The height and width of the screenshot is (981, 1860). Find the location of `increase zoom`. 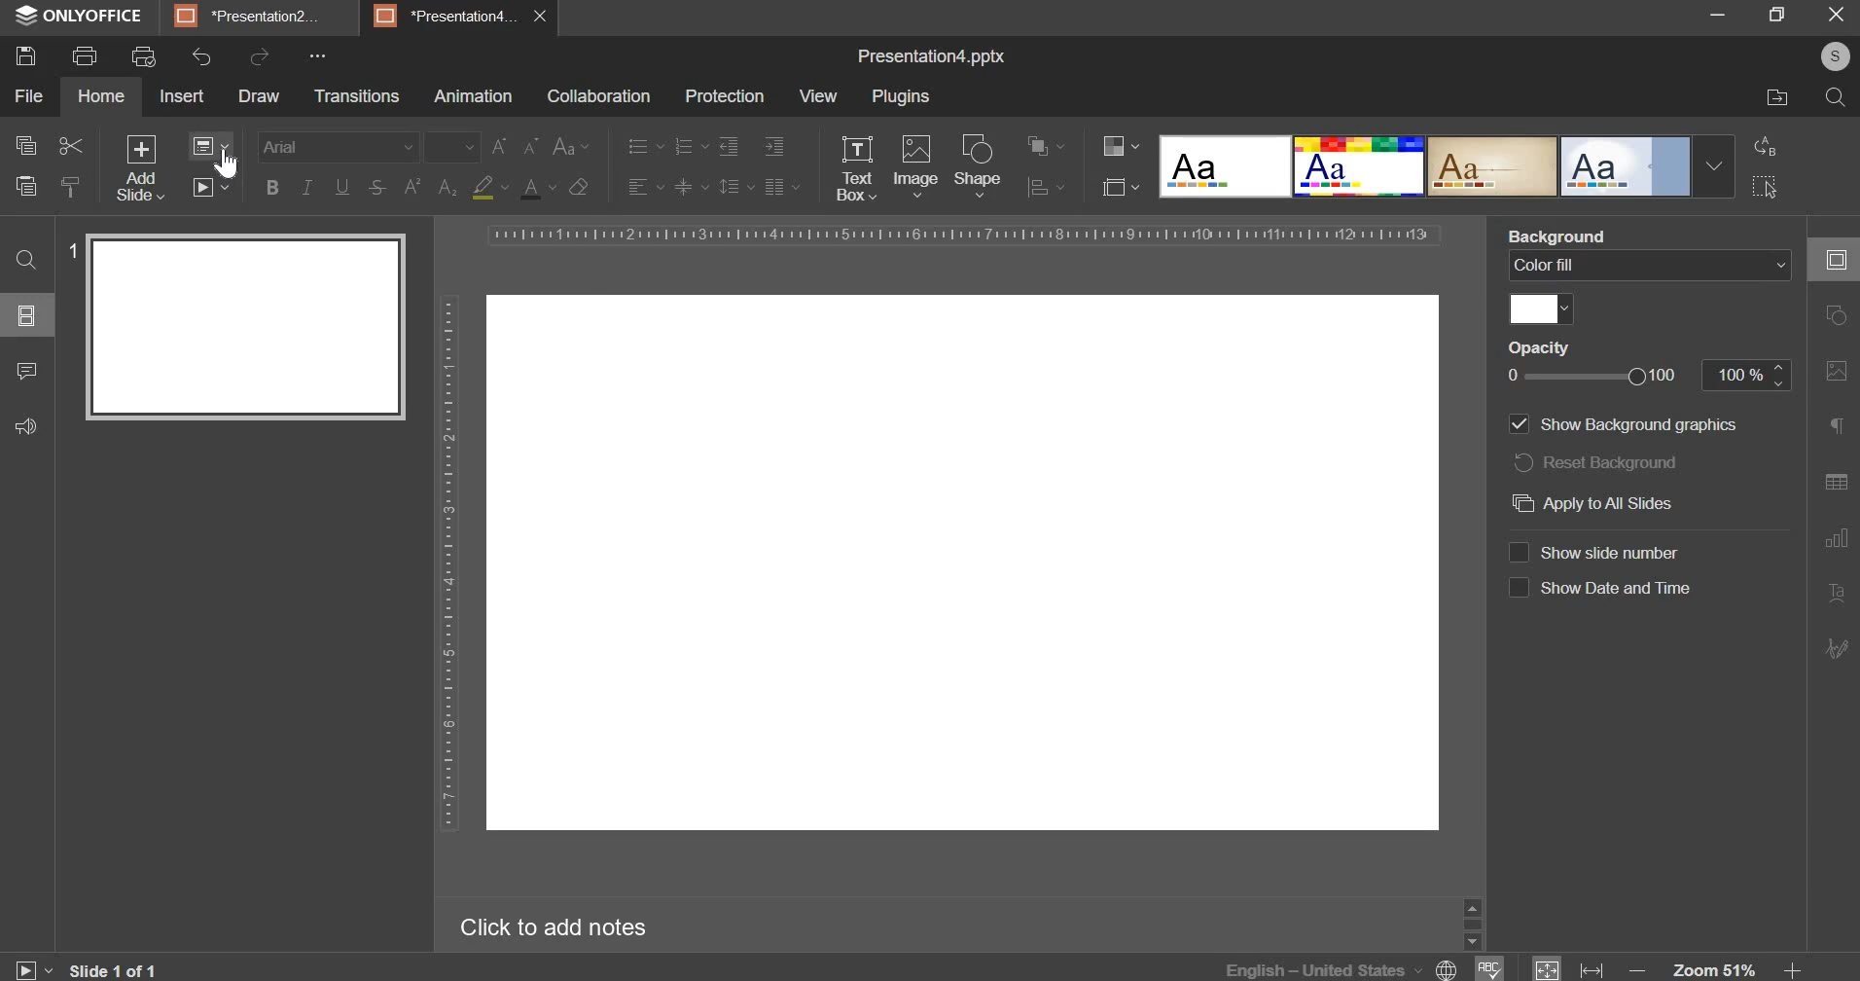

increase zoom is located at coordinates (1792, 969).